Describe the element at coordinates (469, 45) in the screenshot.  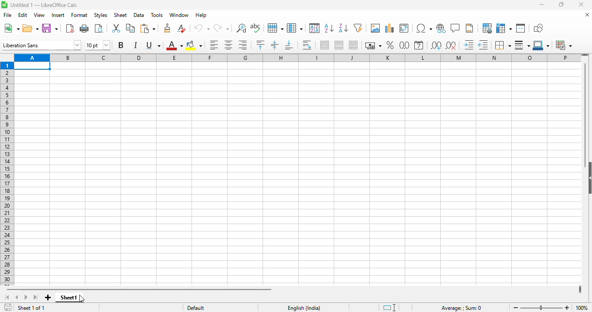
I see `increase indent` at that location.